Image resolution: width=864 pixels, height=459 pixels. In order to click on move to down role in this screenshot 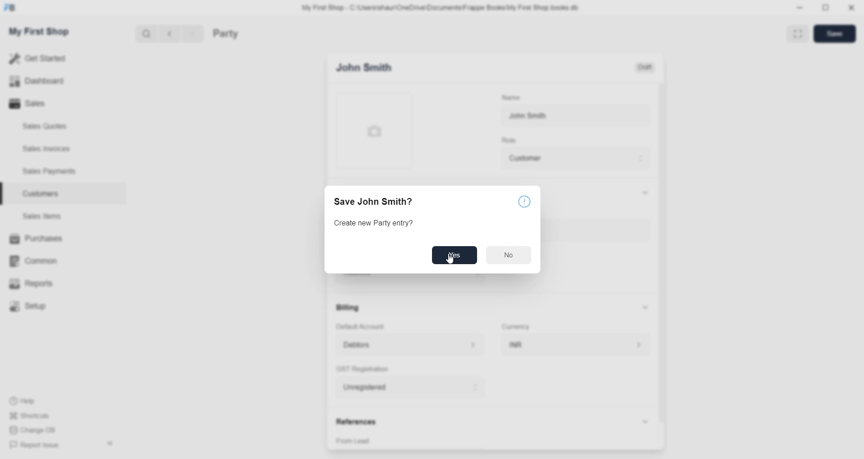, I will do `click(642, 164)`.